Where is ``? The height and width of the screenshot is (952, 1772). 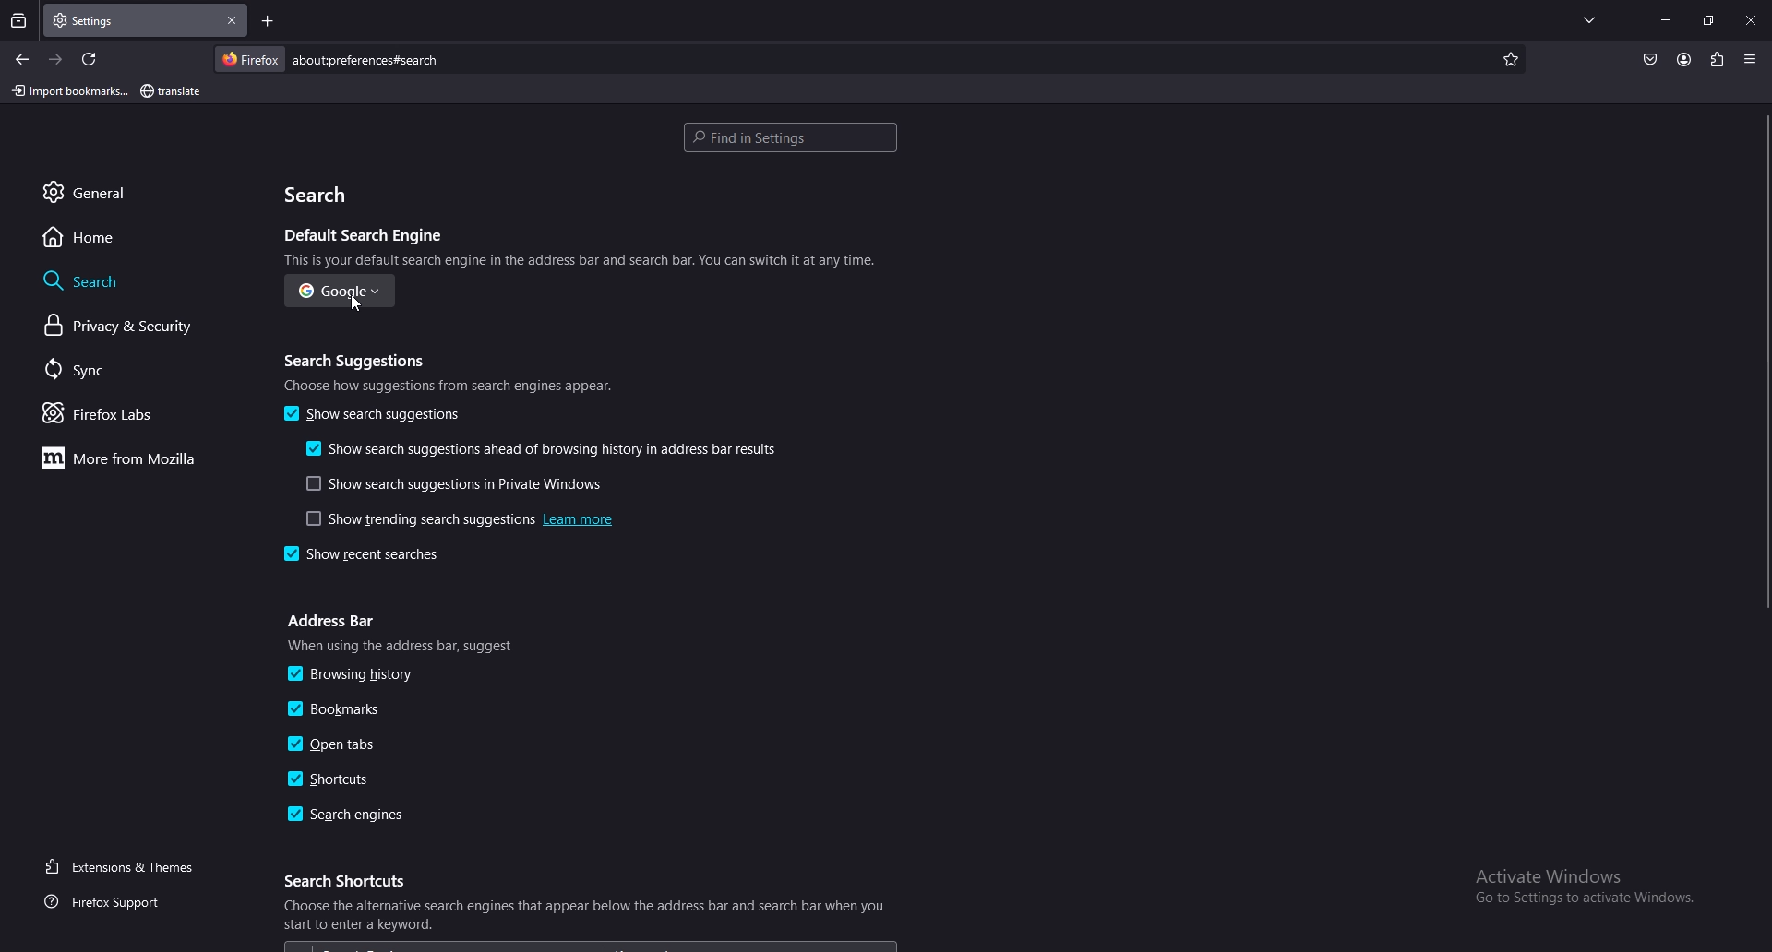
 is located at coordinates (357, 359).